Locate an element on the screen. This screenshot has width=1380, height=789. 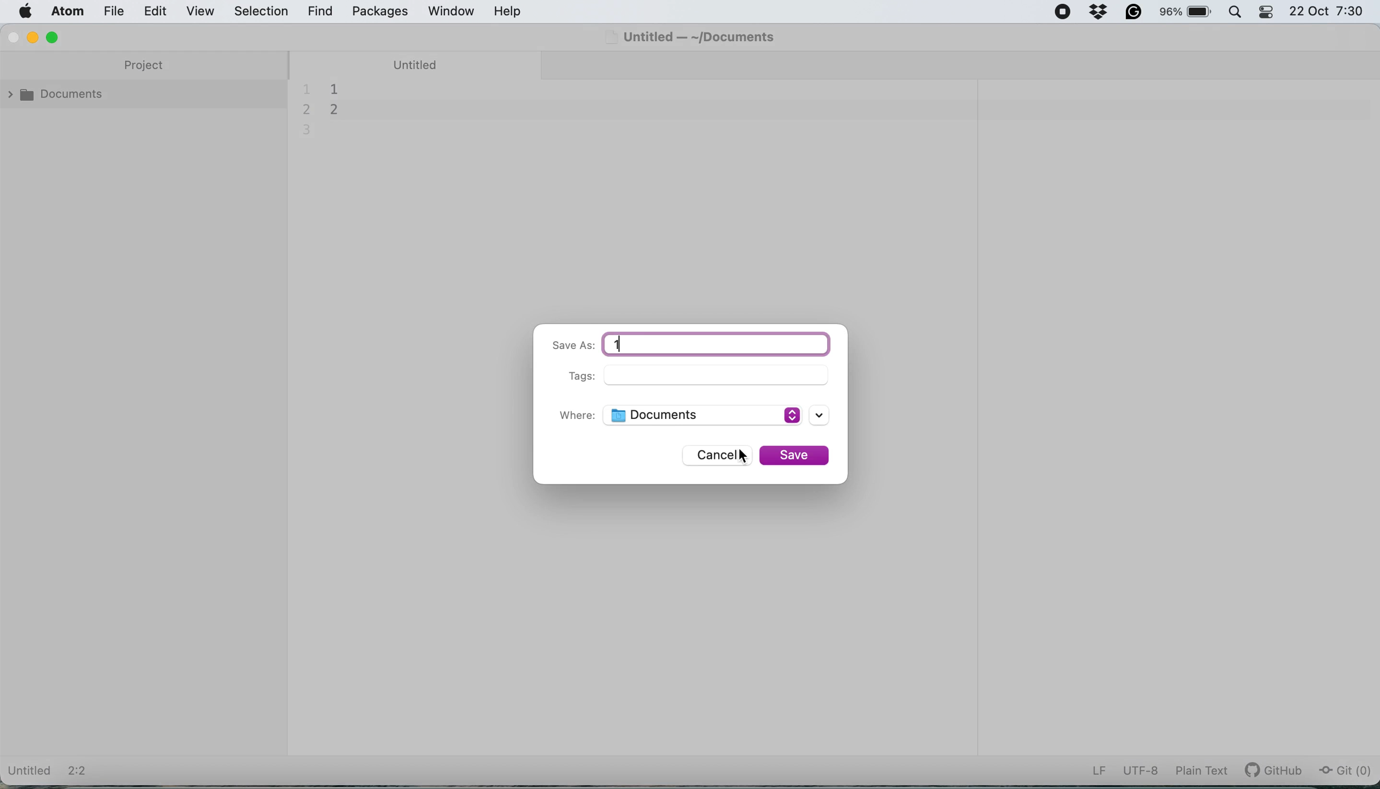
documents is located at coordinates (59, 98).